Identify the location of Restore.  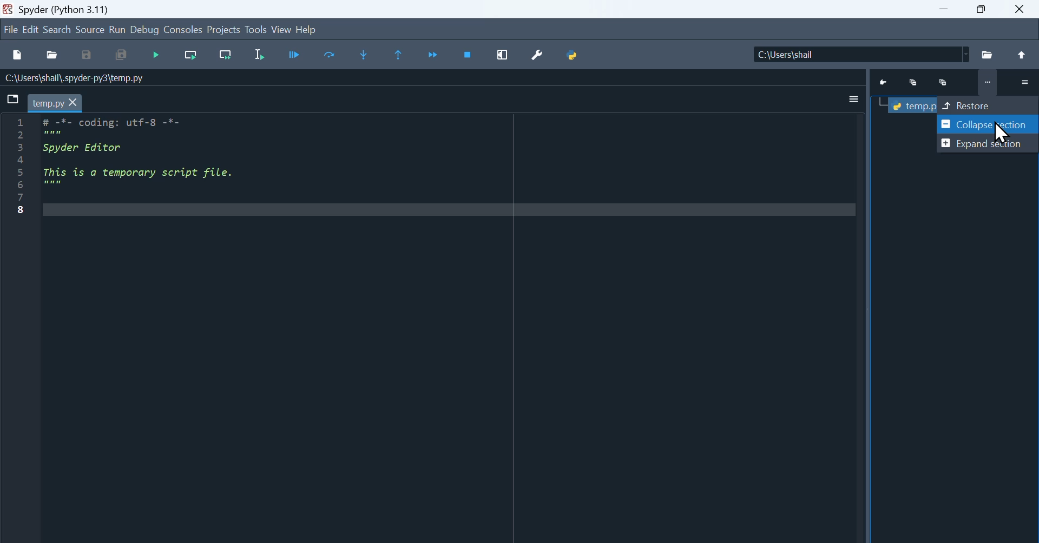
(971, 106).